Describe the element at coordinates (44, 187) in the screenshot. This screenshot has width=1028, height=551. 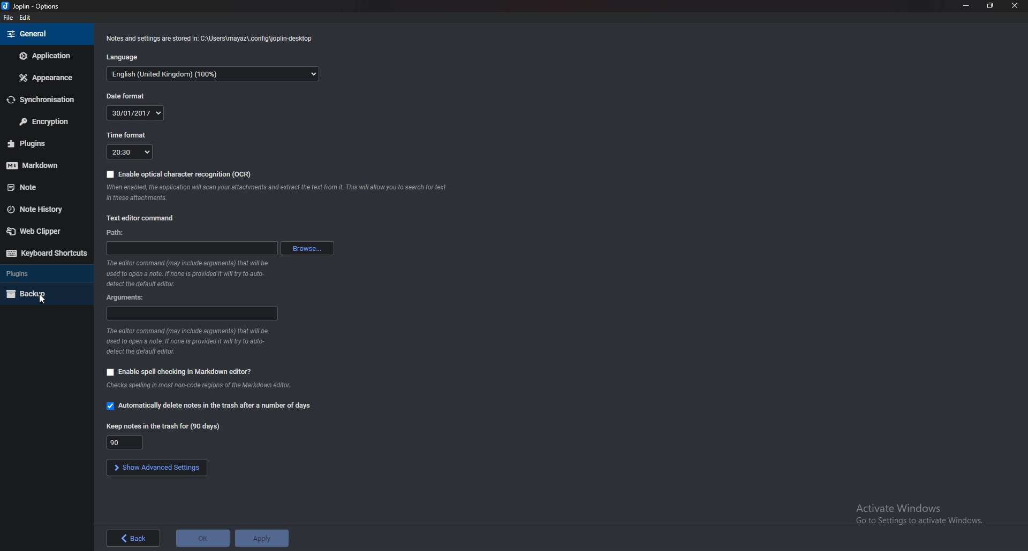
I see `note` at that location.